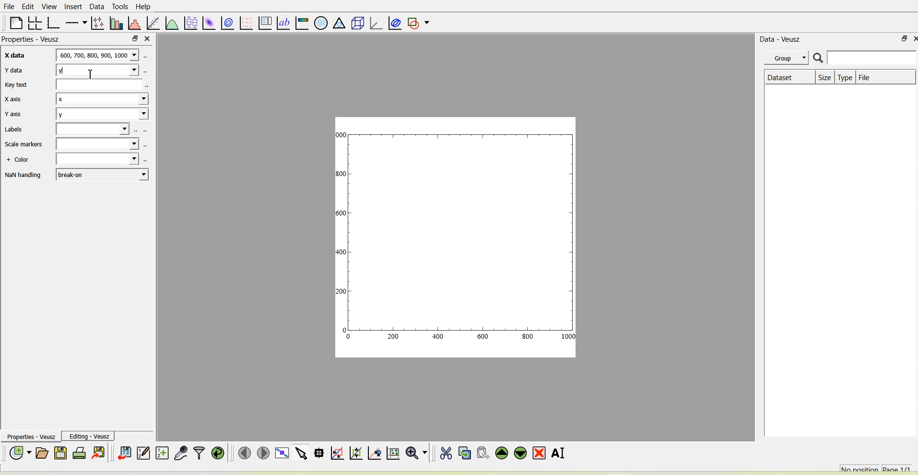 The image size is (918, 475). Describe the element at coordinates (900, 468) in the screenshot. I see `Page 1/1` at that location.